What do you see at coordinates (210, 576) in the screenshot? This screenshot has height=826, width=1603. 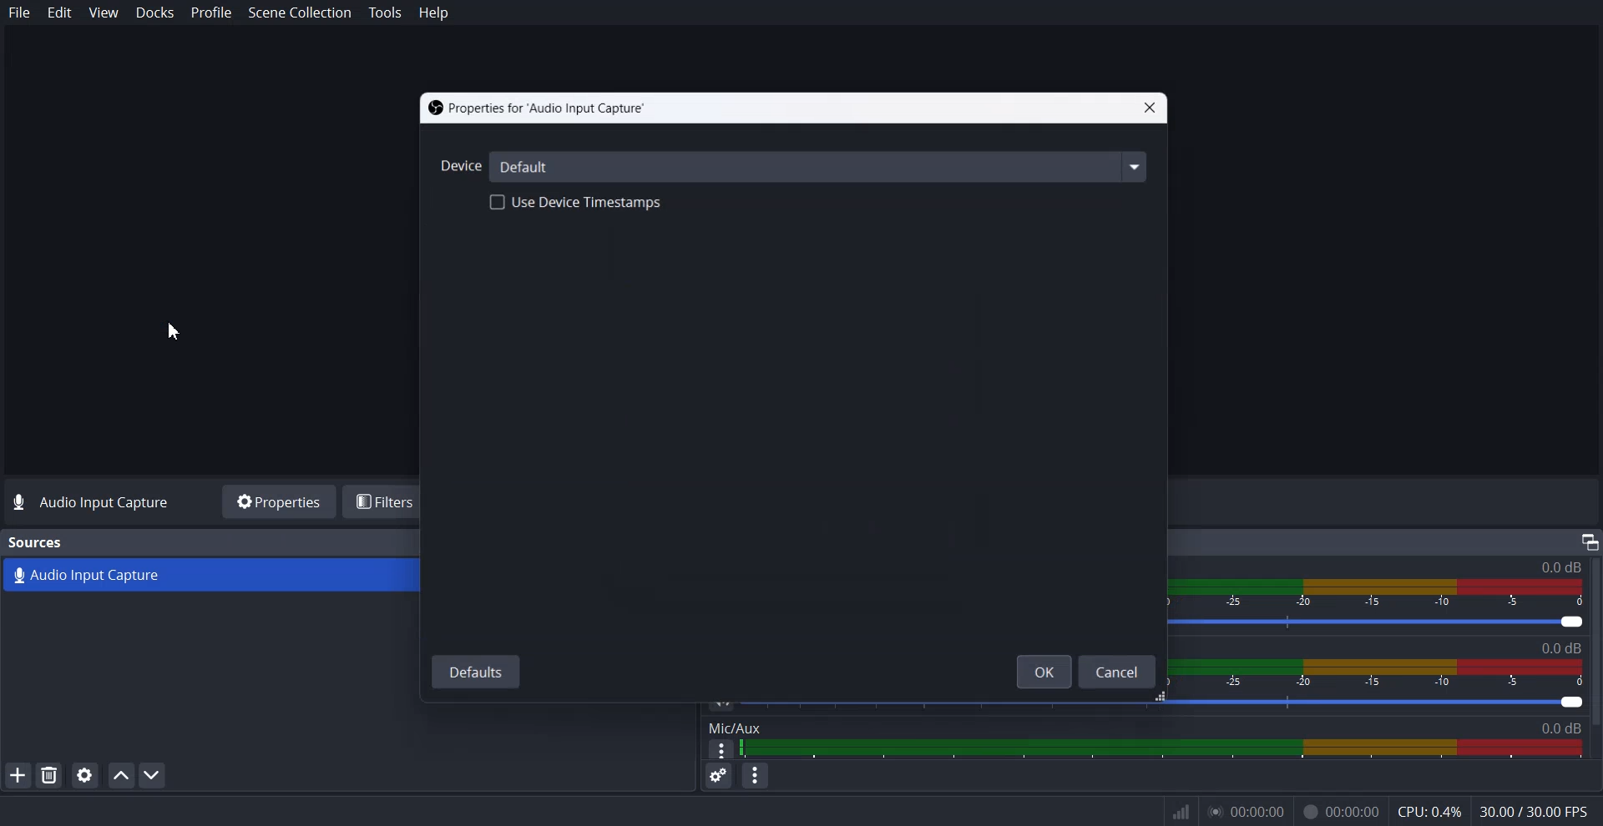 I see `Audio Input Capture` at bounding box center [210, 576].